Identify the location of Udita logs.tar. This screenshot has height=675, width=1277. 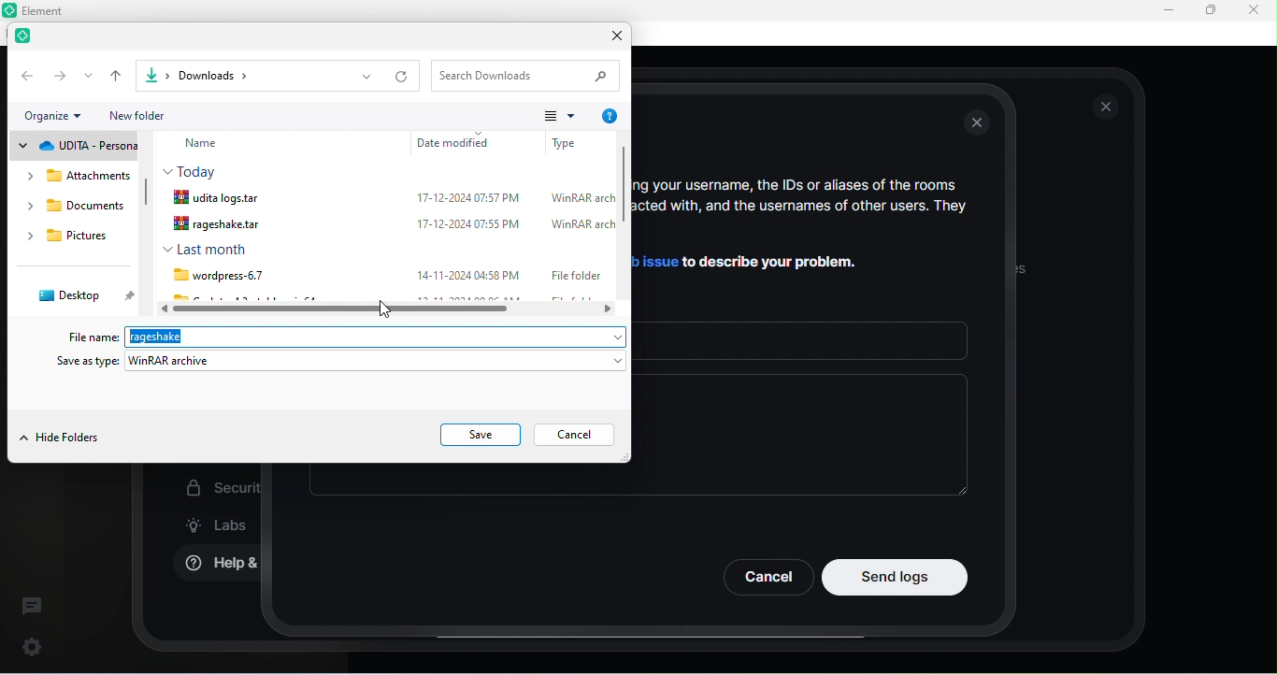
(222, 197).